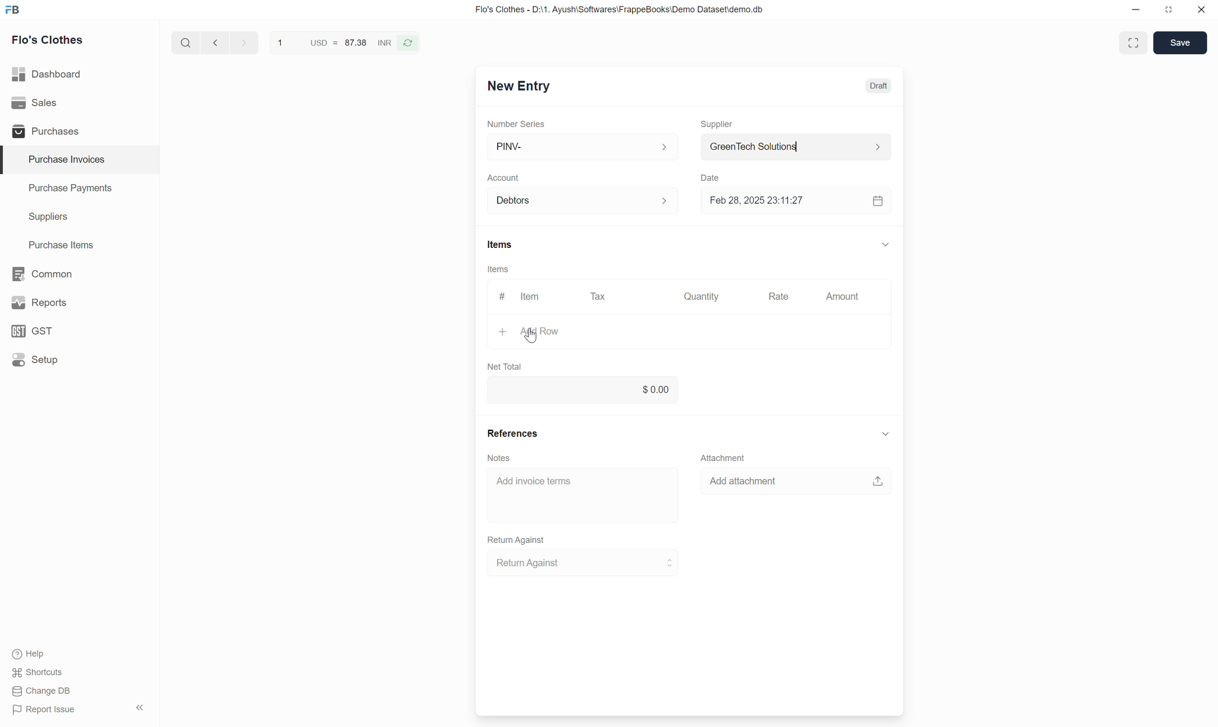 Image resolution: width=1218 pixels, height=727 pixels. What do you see at coordinates (1136, 10) in the screenshot?
I see `Minimize` at bounding box center [1136, 10].